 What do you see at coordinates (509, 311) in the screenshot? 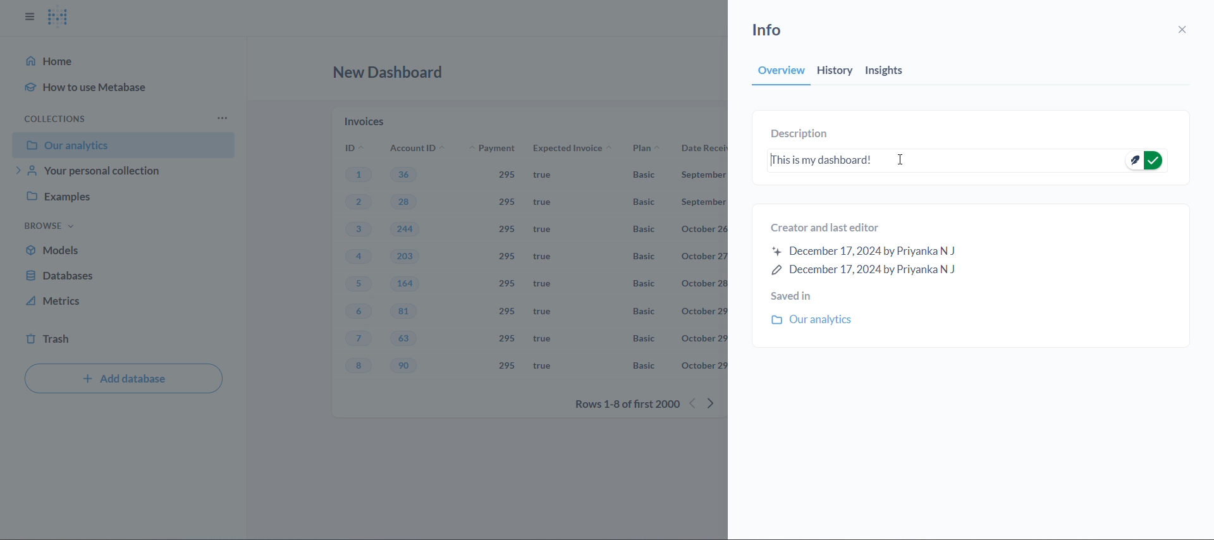
I see `295` at bounding box center [509, 311].